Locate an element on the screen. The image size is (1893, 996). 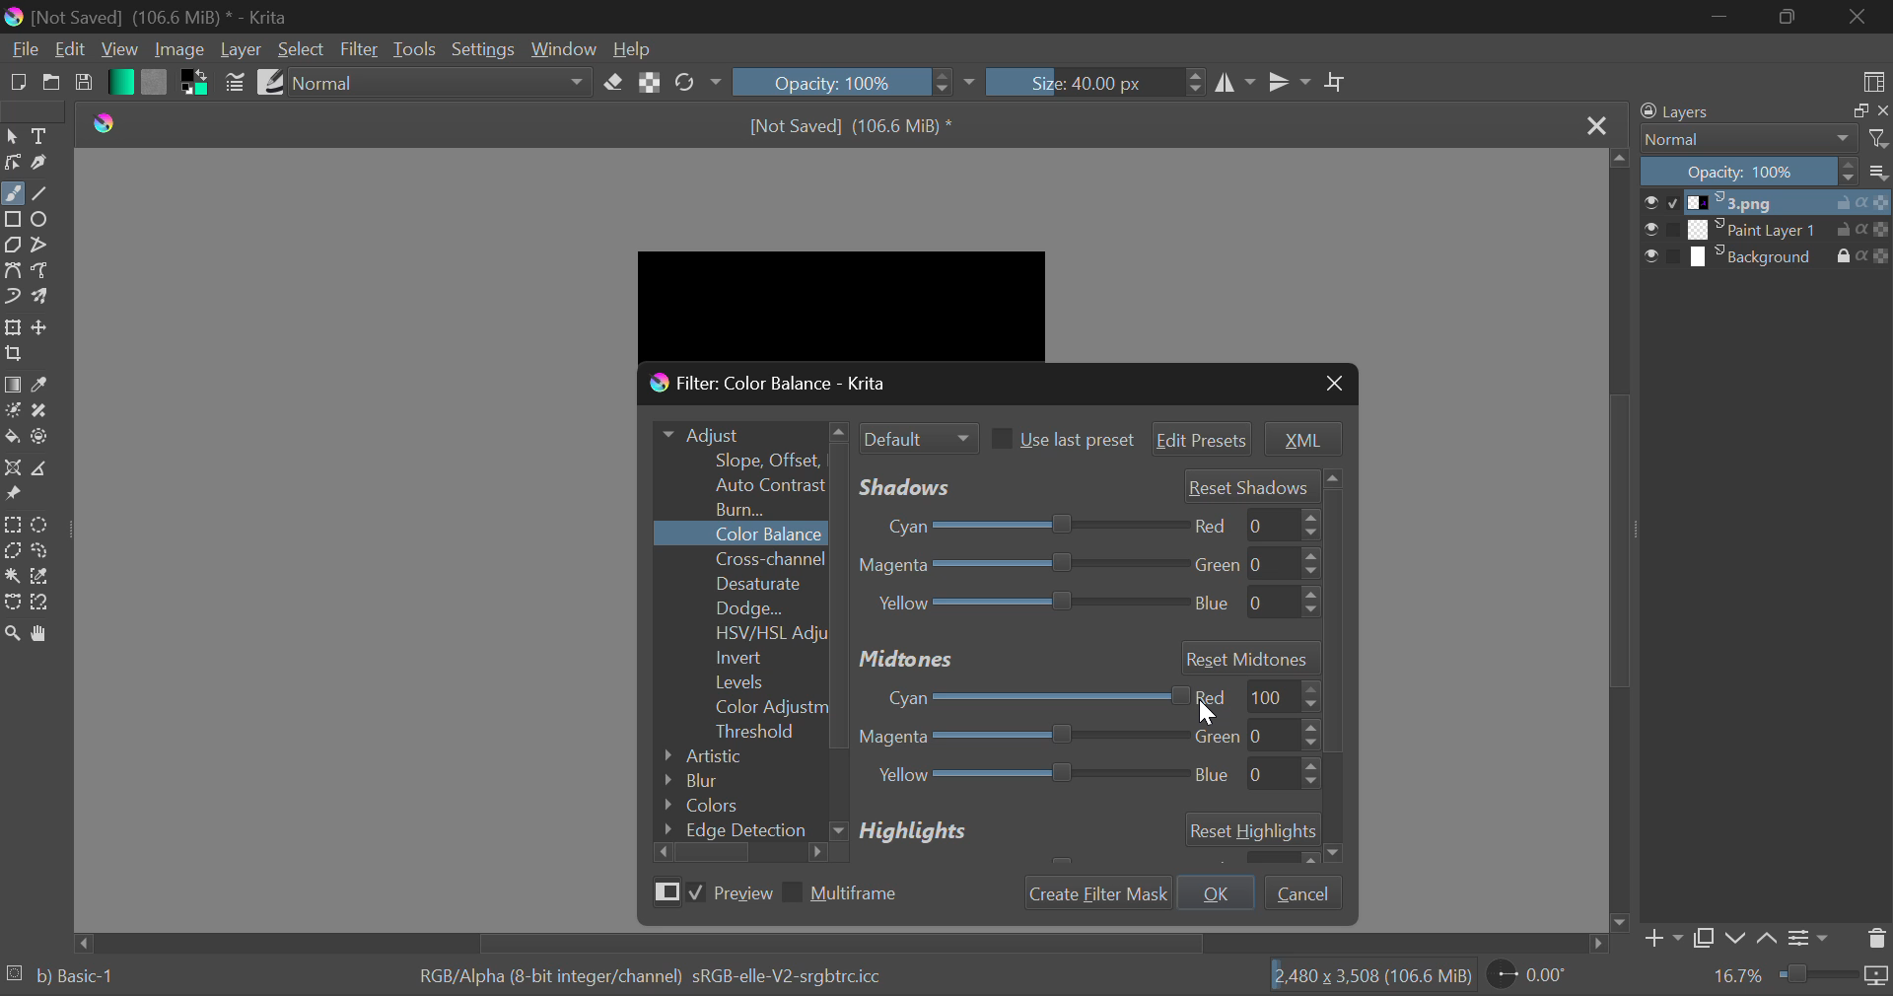
Preview is located at coordinates (709, 892).